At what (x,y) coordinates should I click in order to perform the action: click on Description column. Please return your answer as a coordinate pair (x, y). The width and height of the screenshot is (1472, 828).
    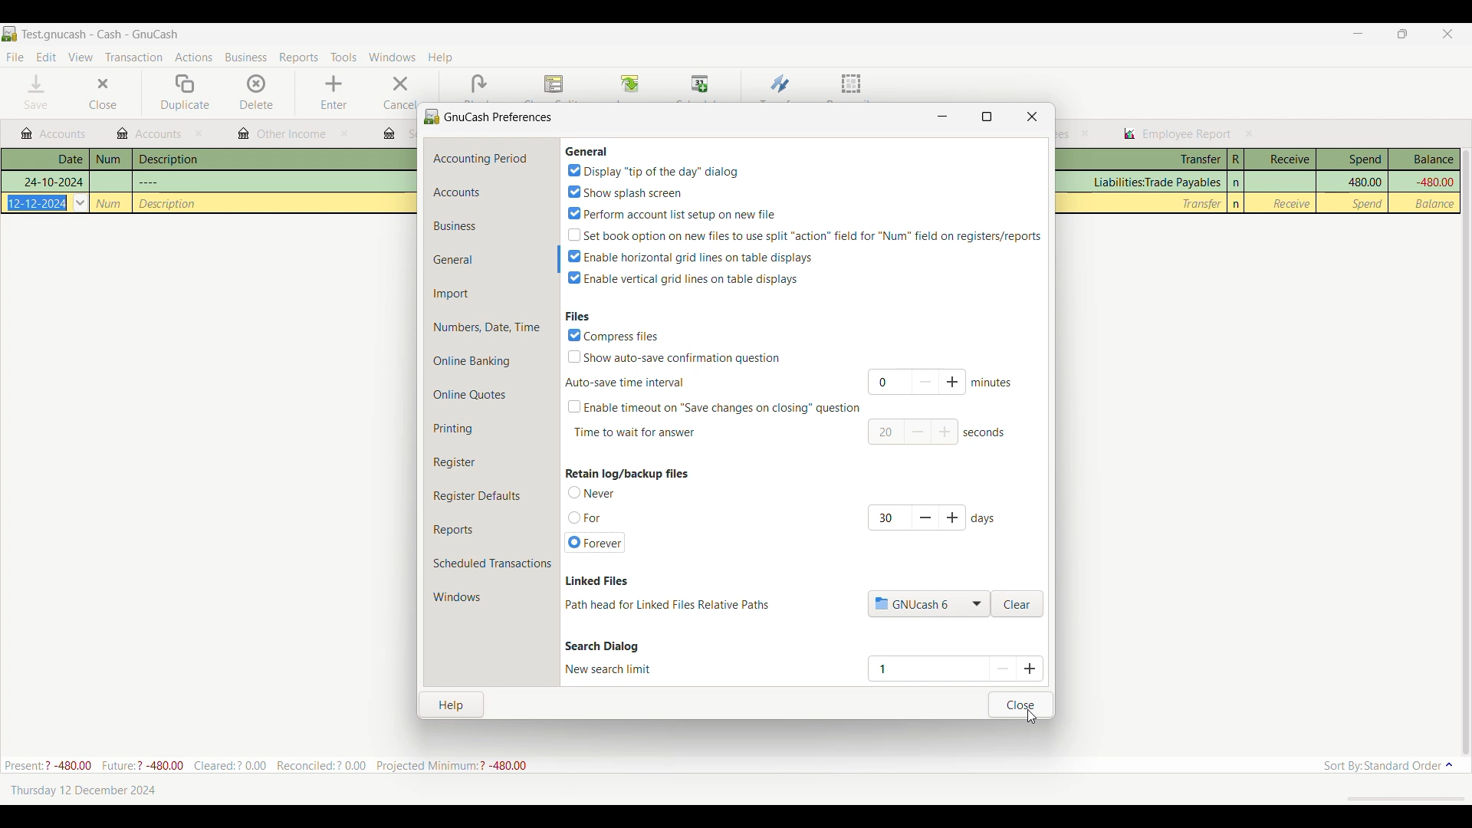
    Looking at the image, I should click on (274, 159).